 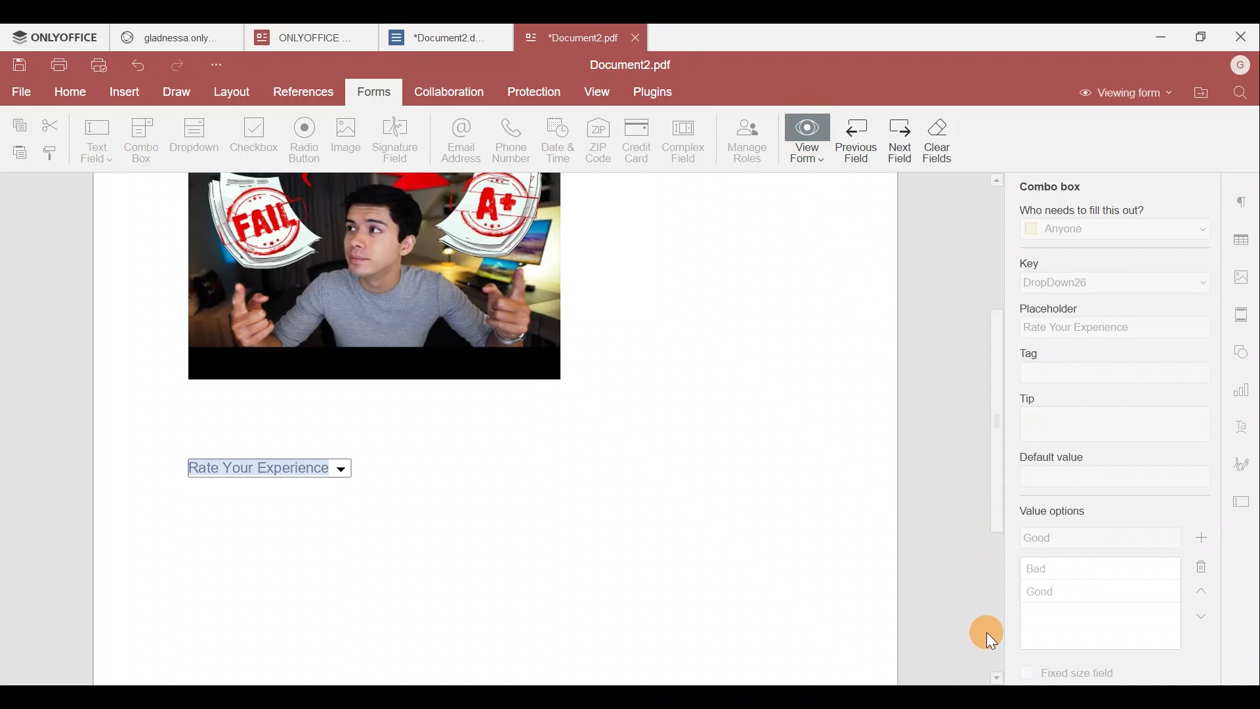 I want to click on Radio, so click(x=304, y=140).